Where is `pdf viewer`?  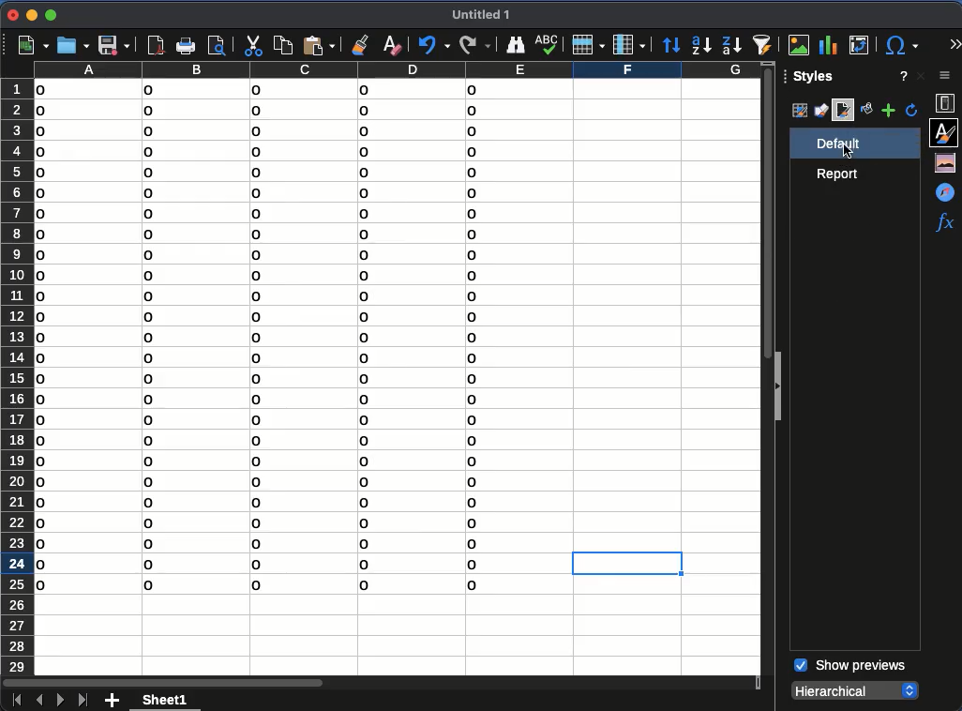 pdf viewer is located at coordinates (156, 45).